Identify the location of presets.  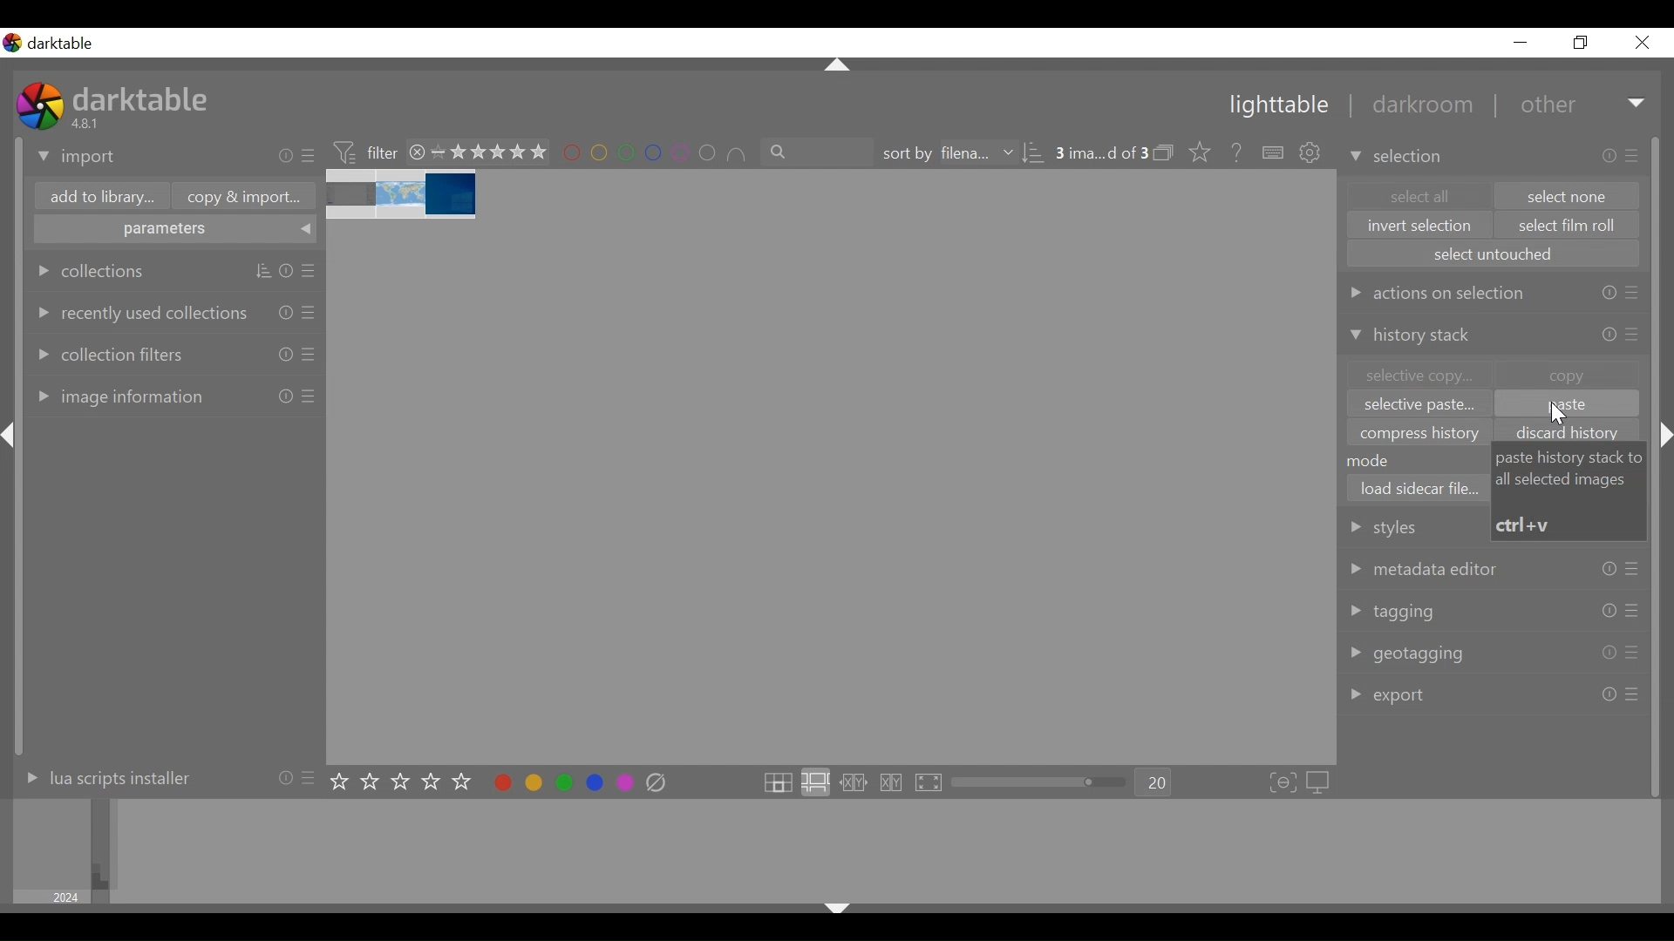
(1635, 154).